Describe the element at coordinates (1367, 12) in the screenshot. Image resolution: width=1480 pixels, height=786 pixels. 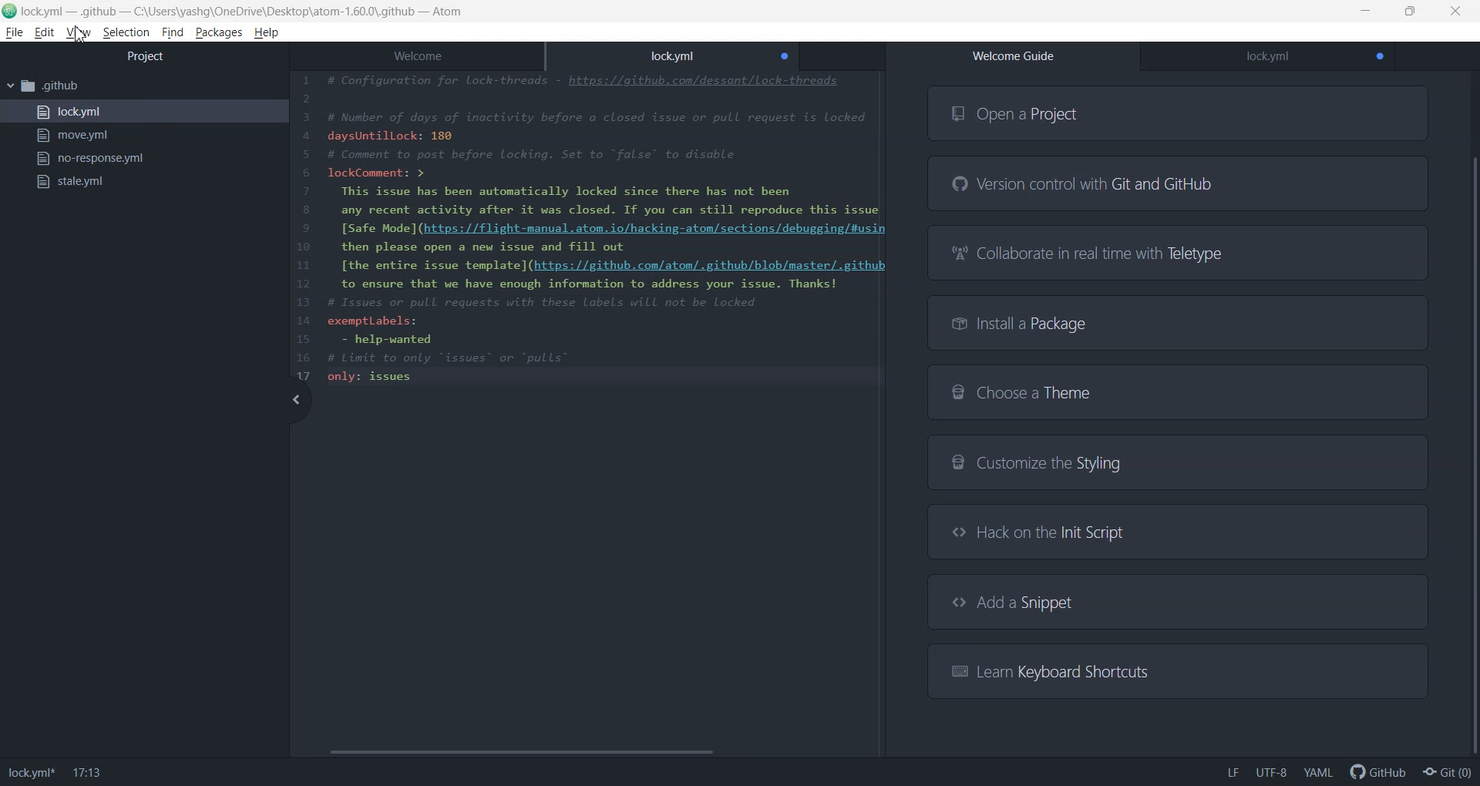
I see `Minimize` at that location.